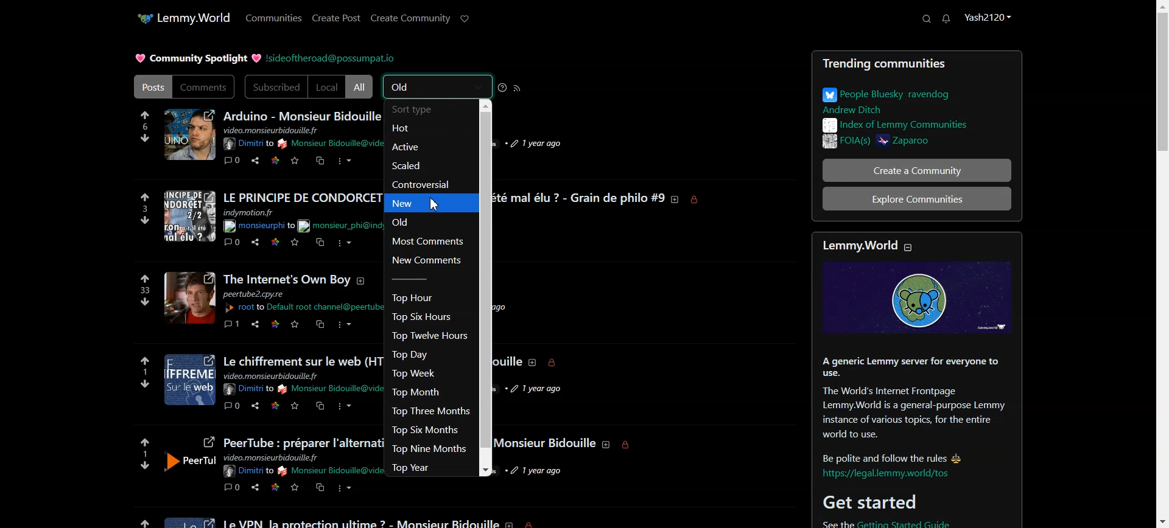 This screenshot has height=528, width=1169. I want to click on LE PRINCIPE DE CONDORCE, so click(303, 196).